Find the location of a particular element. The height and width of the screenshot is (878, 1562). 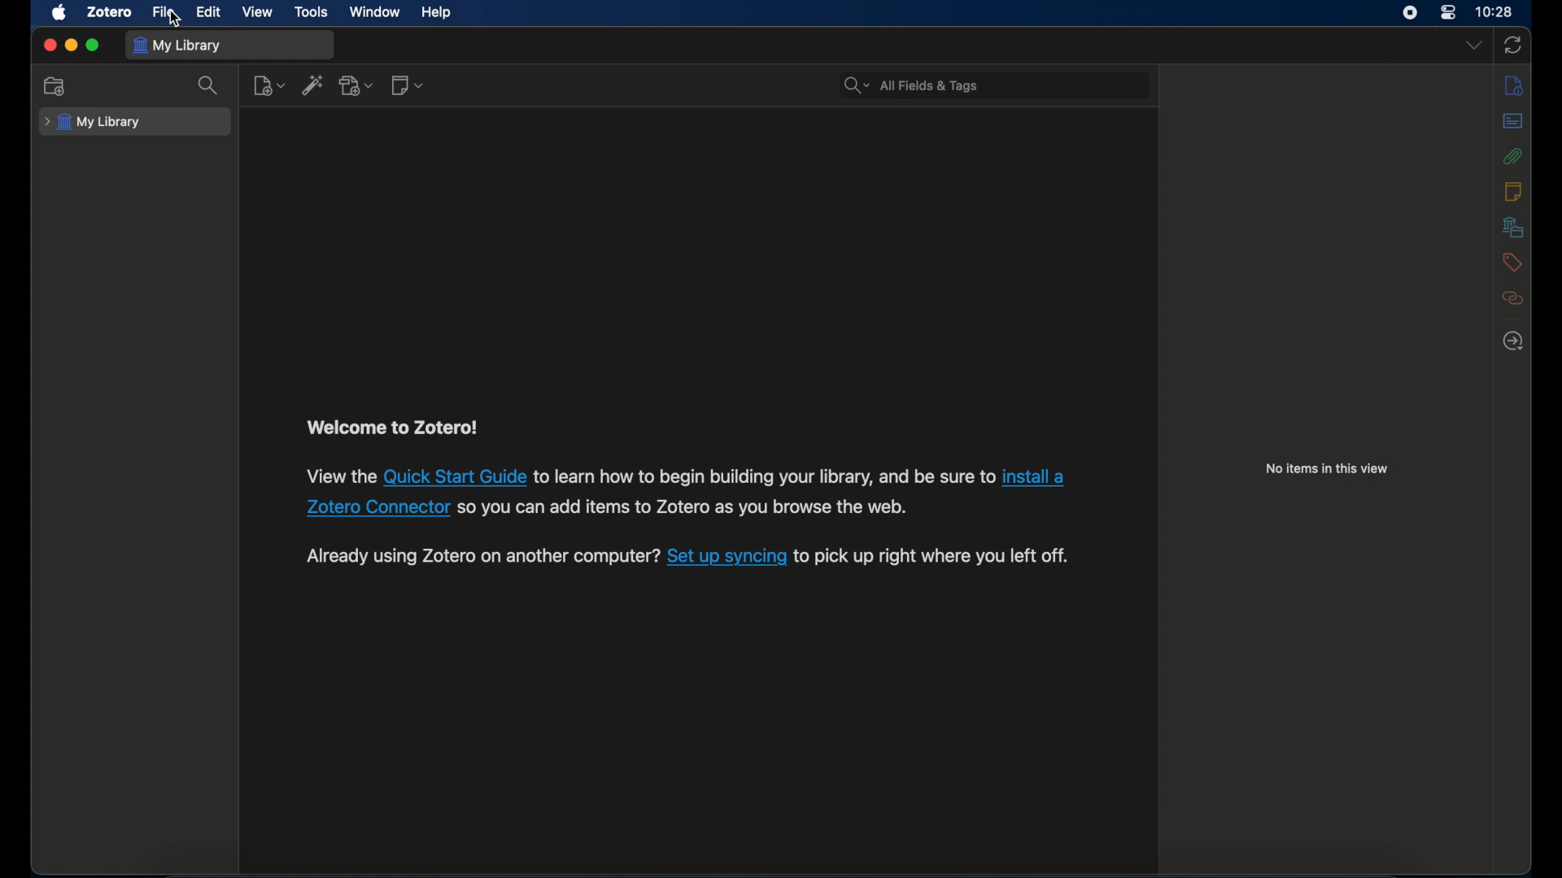

all fields & tags is located at coordinates (910, 85).